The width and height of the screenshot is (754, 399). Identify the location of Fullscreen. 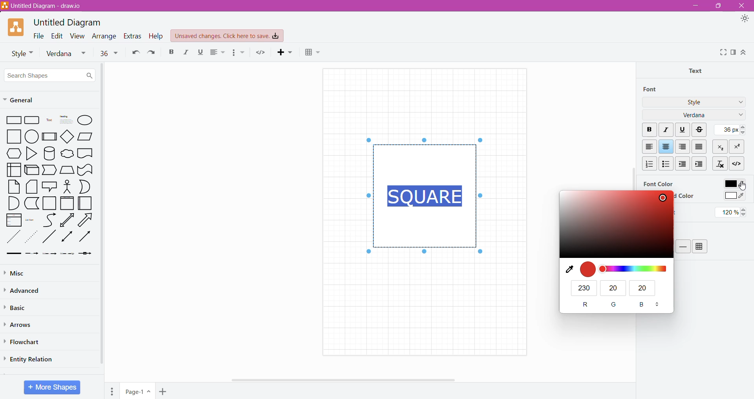
(723, 53).